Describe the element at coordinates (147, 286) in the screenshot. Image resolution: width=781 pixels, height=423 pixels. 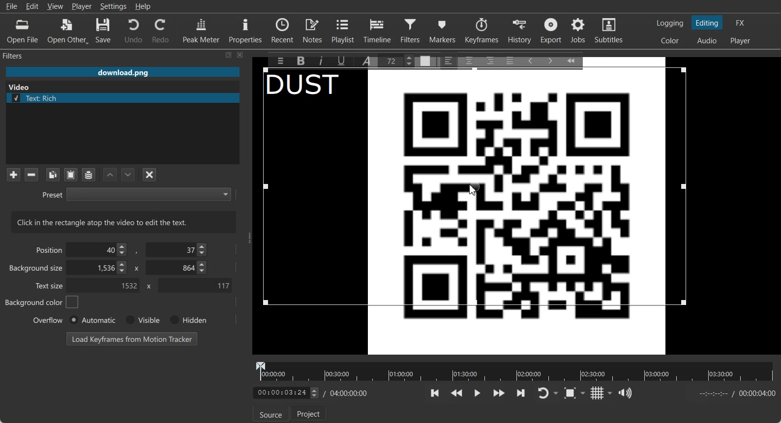
I see `x` at that location.